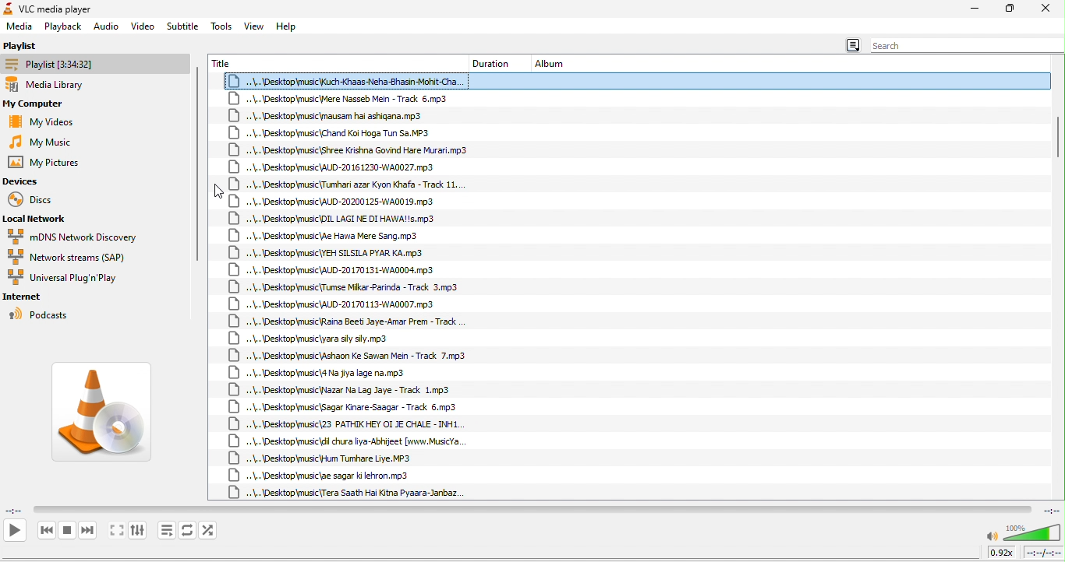 Image resolution: width=1065 pixels, height=562 pixels. What do you see at coordinates (333, 167) in the screenshot?
I see `\..\Desktop\music\AUD-20161230-WA0027.mp3` at bounding box center [333, 167].